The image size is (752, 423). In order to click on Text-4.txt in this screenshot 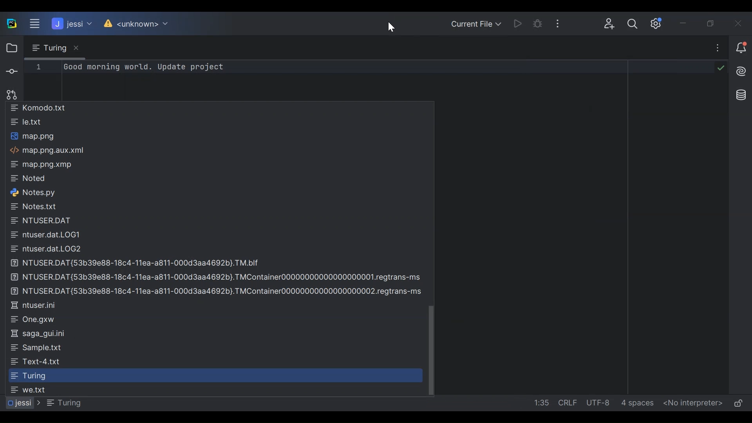, I will do `click(36, 362)`.